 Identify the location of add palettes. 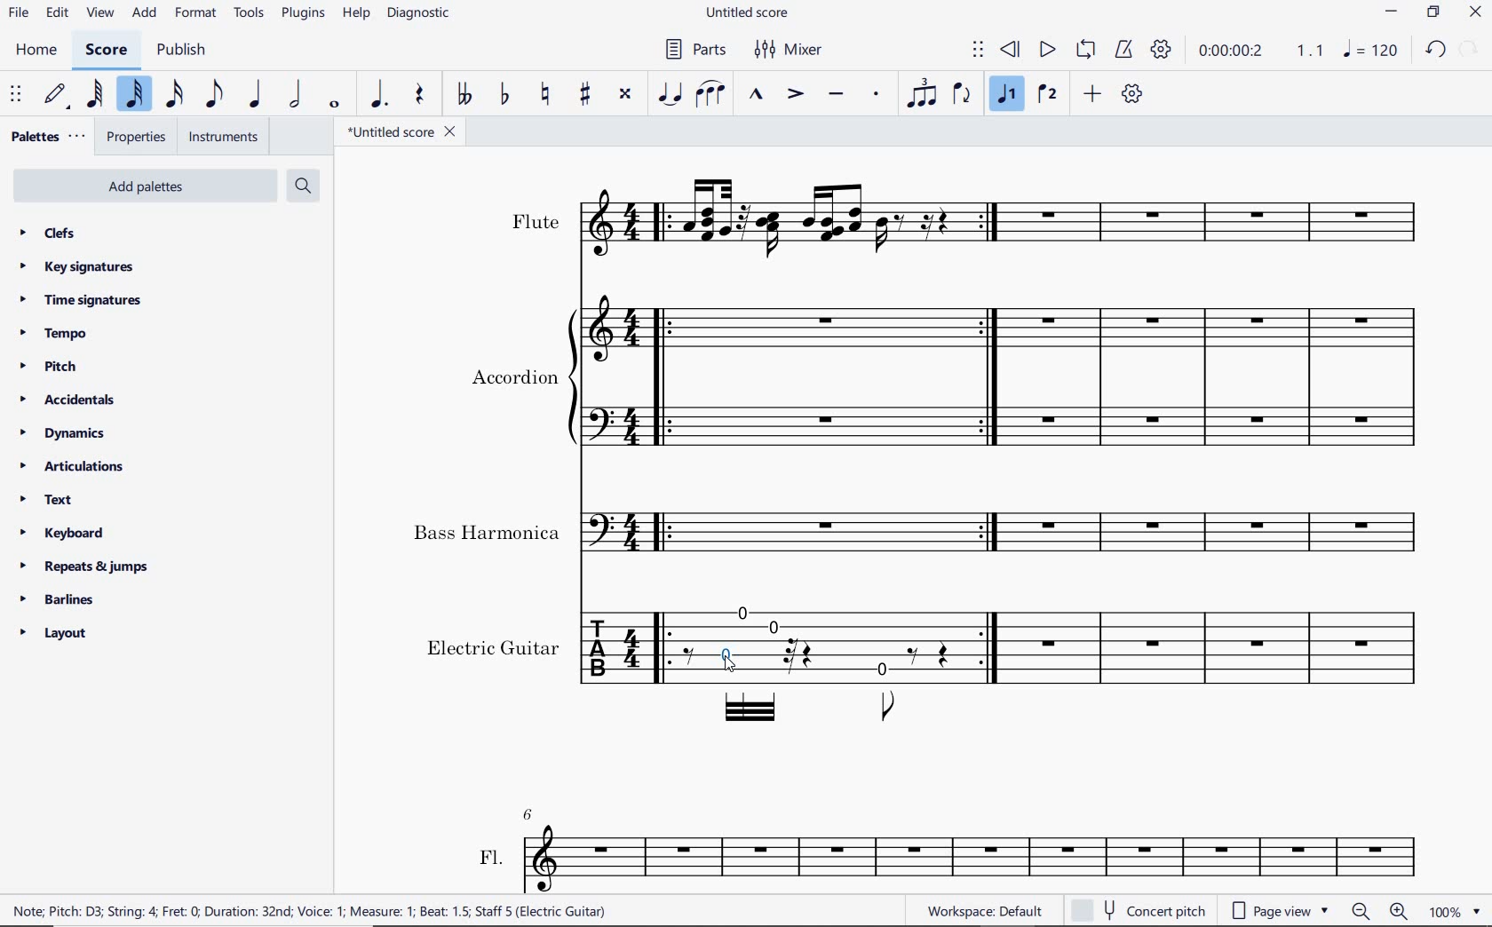
(143, 186).